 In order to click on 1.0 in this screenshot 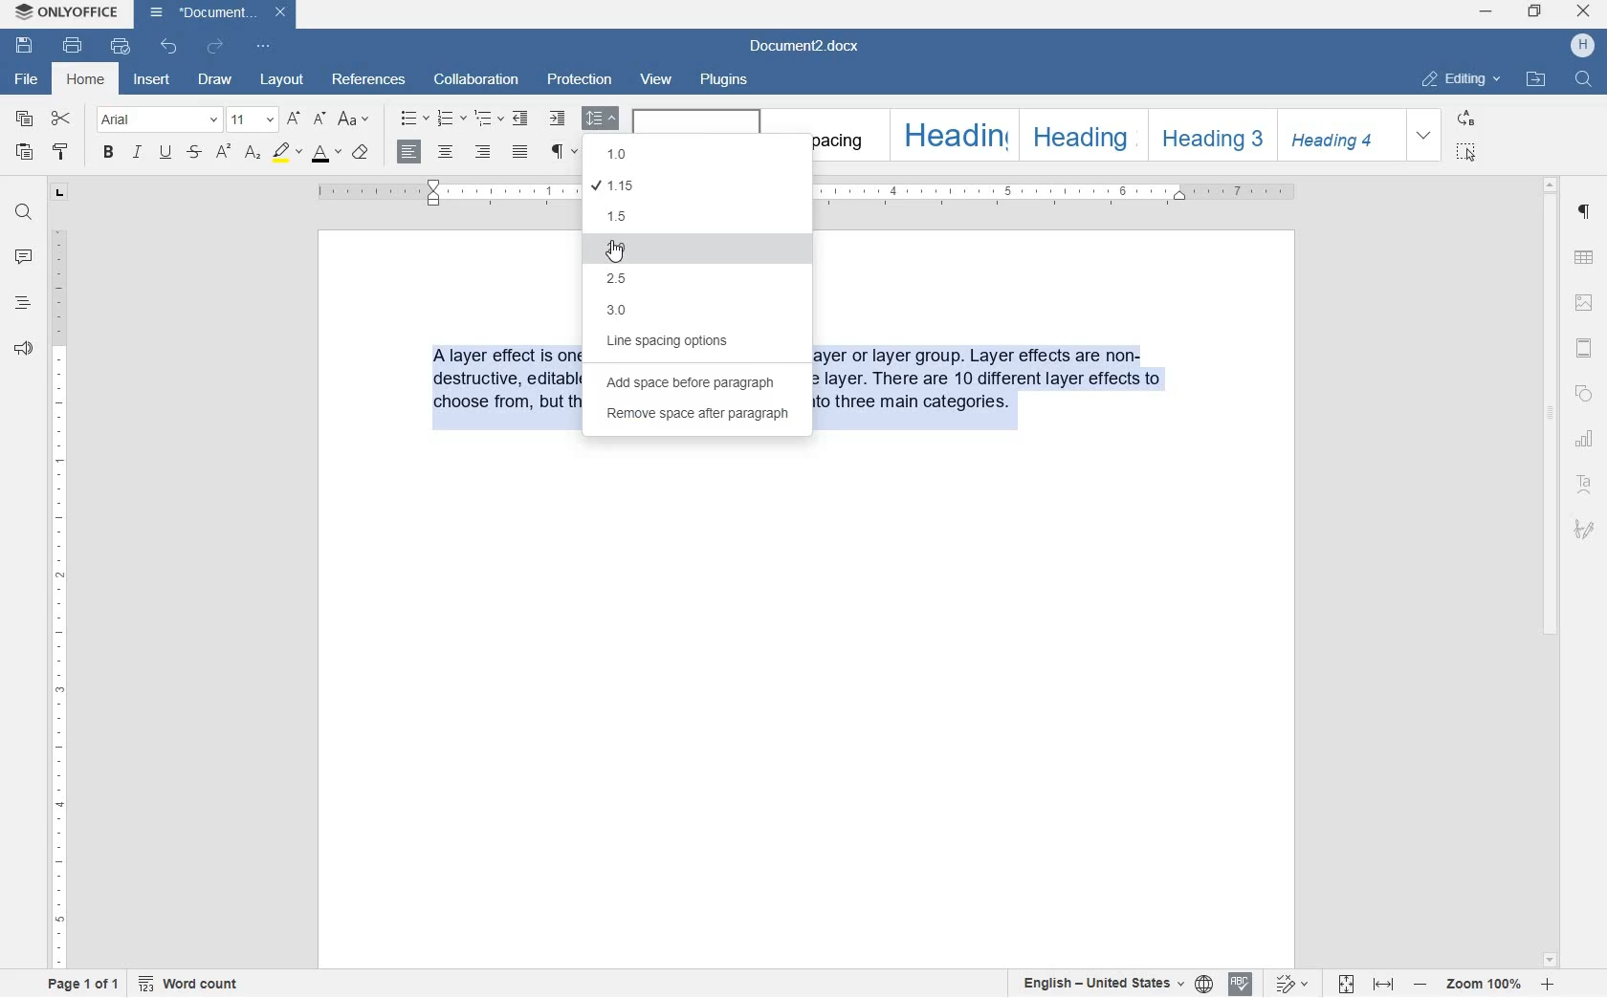, I will do `click(622, 156)`.